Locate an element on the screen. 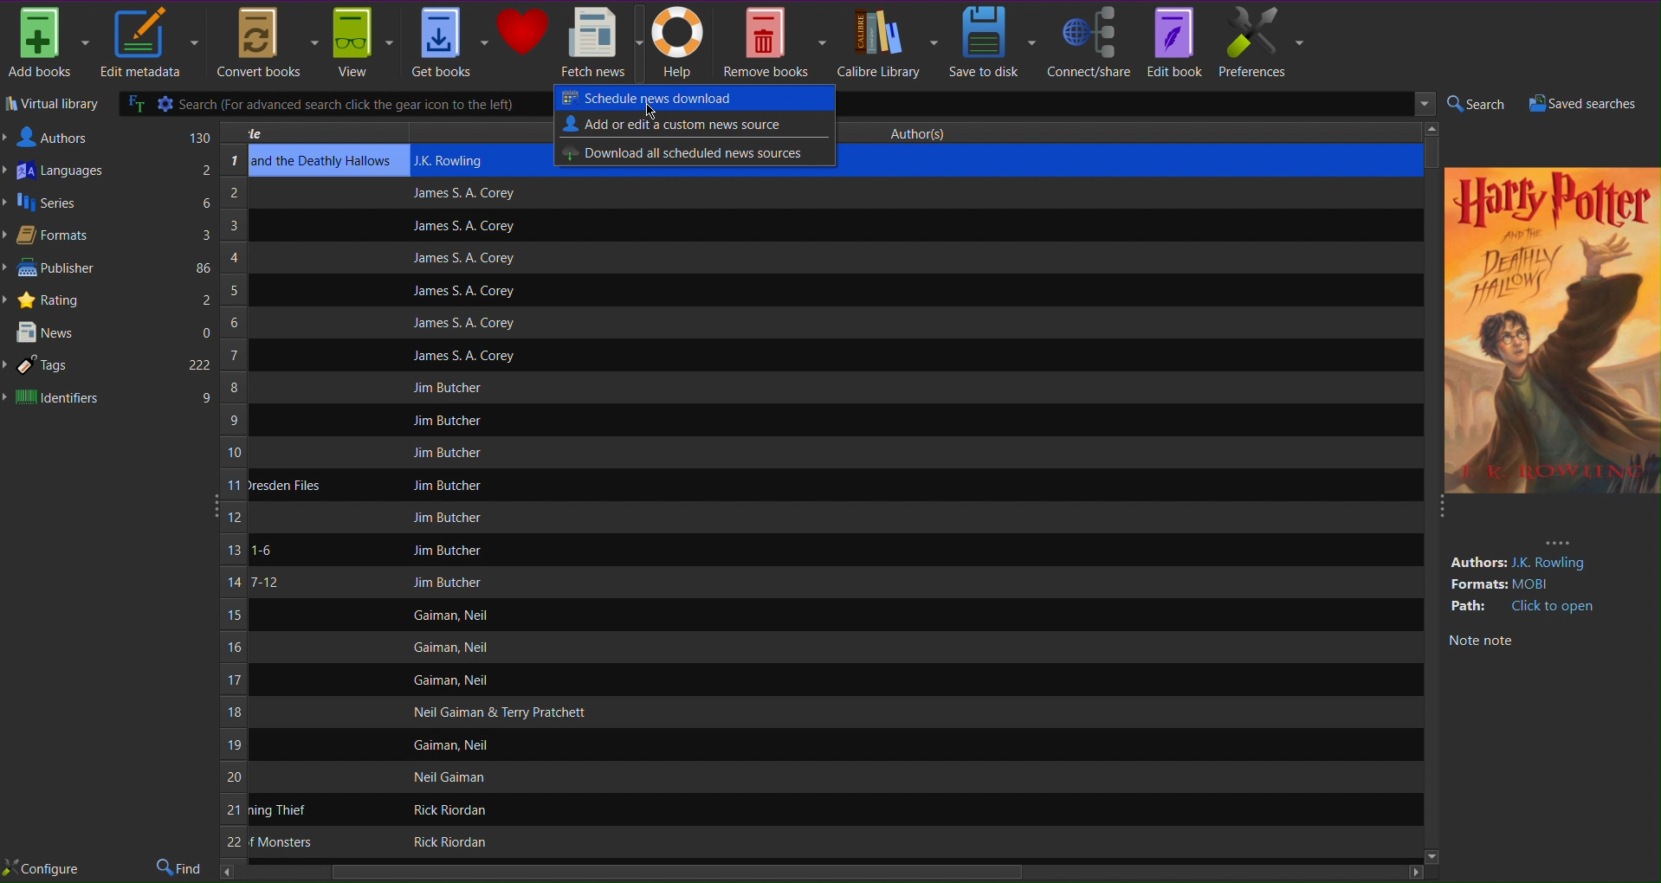 The image size is (1661, 883). Formats is located at coordinates (107, 237).